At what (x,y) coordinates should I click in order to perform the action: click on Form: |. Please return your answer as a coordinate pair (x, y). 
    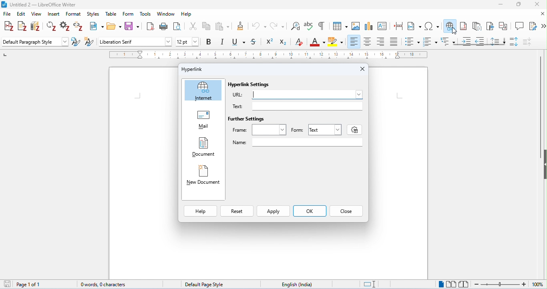
    Looking at the image, I should click on (297, 129).